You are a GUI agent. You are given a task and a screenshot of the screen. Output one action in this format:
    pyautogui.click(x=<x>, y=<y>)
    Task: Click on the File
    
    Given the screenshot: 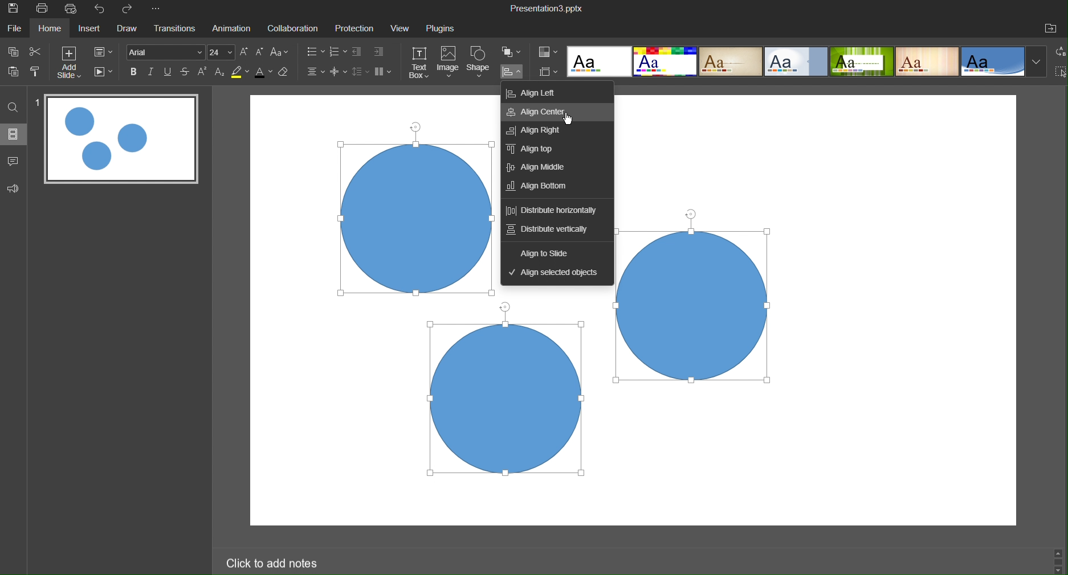 What is the action you would take?
    pyautogui.click(x=15, y=30)
    